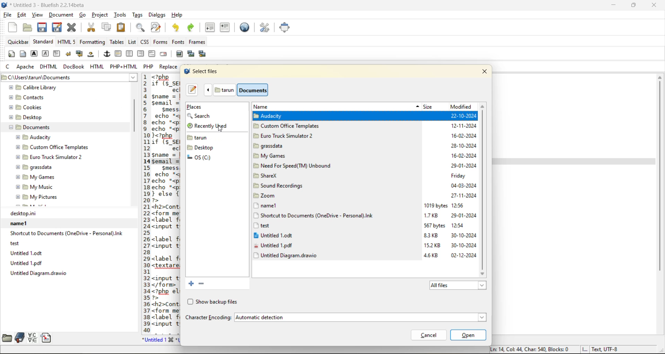  I want to click on find and replace, so click(156, 28).